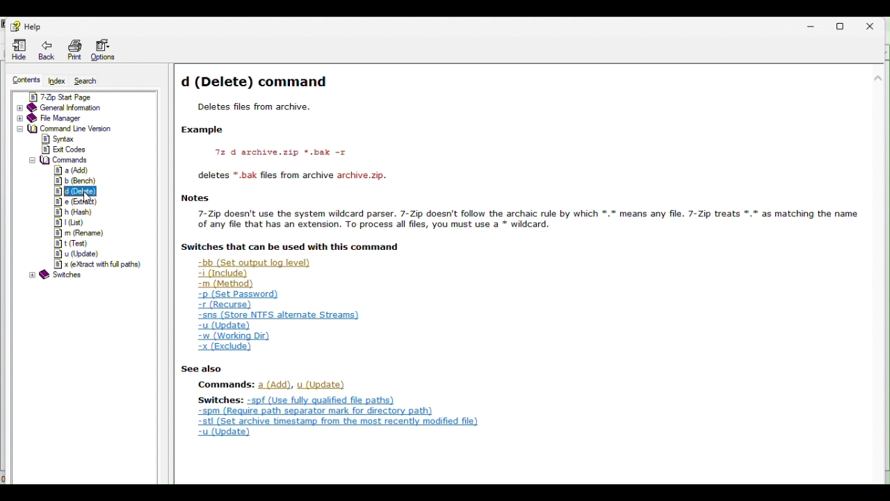 This screenshot has width=890, height=501. Describe the element at coordinates (44, 49) in the screenshot. I see `Back` at that location.